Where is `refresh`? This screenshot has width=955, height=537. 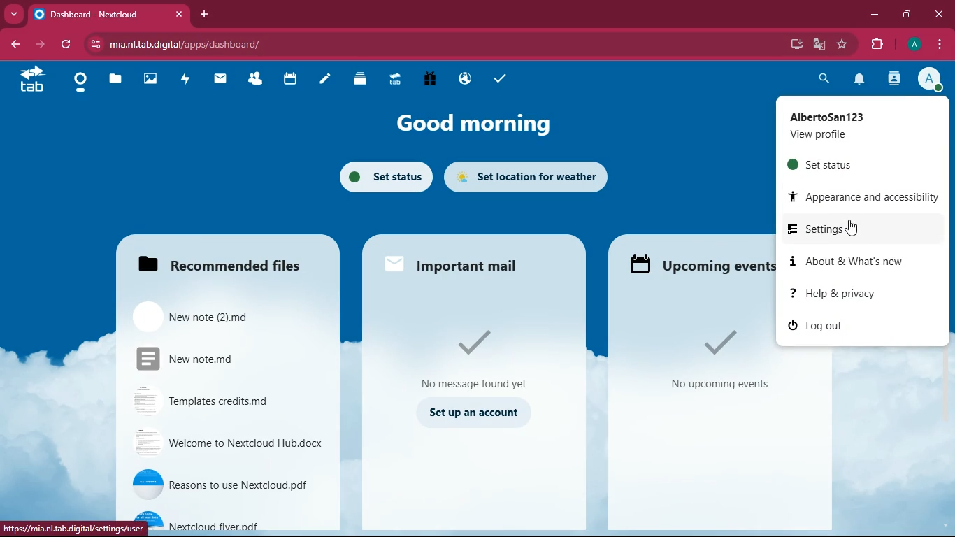 refresh is located at coordinates (66, 45).